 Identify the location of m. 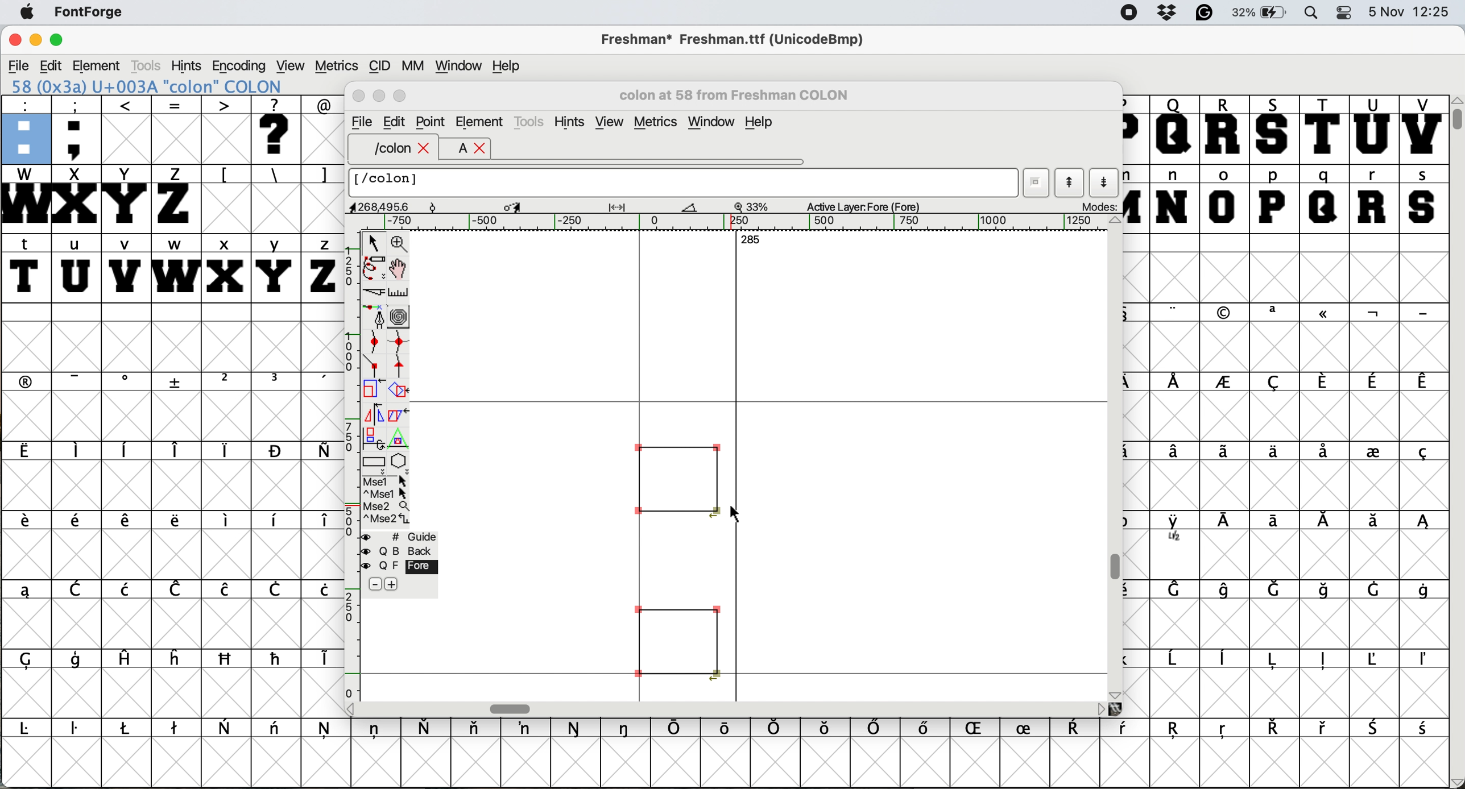
(1137, 198).